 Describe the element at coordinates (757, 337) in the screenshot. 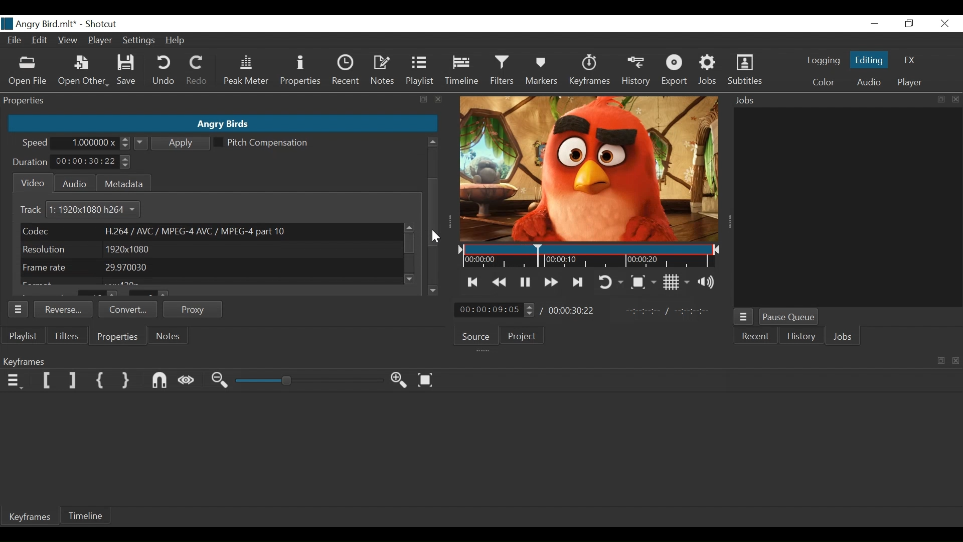

I see `Recent` at that location.